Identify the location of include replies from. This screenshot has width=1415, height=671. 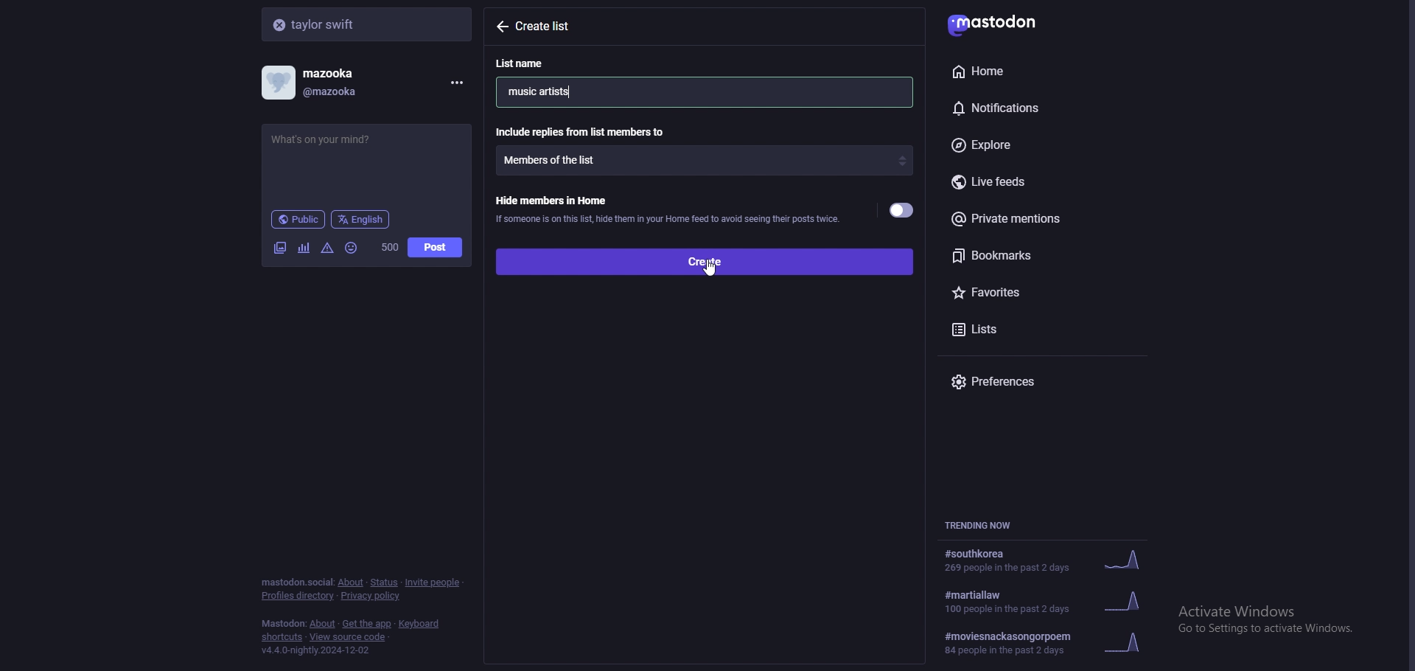
(705, 160).